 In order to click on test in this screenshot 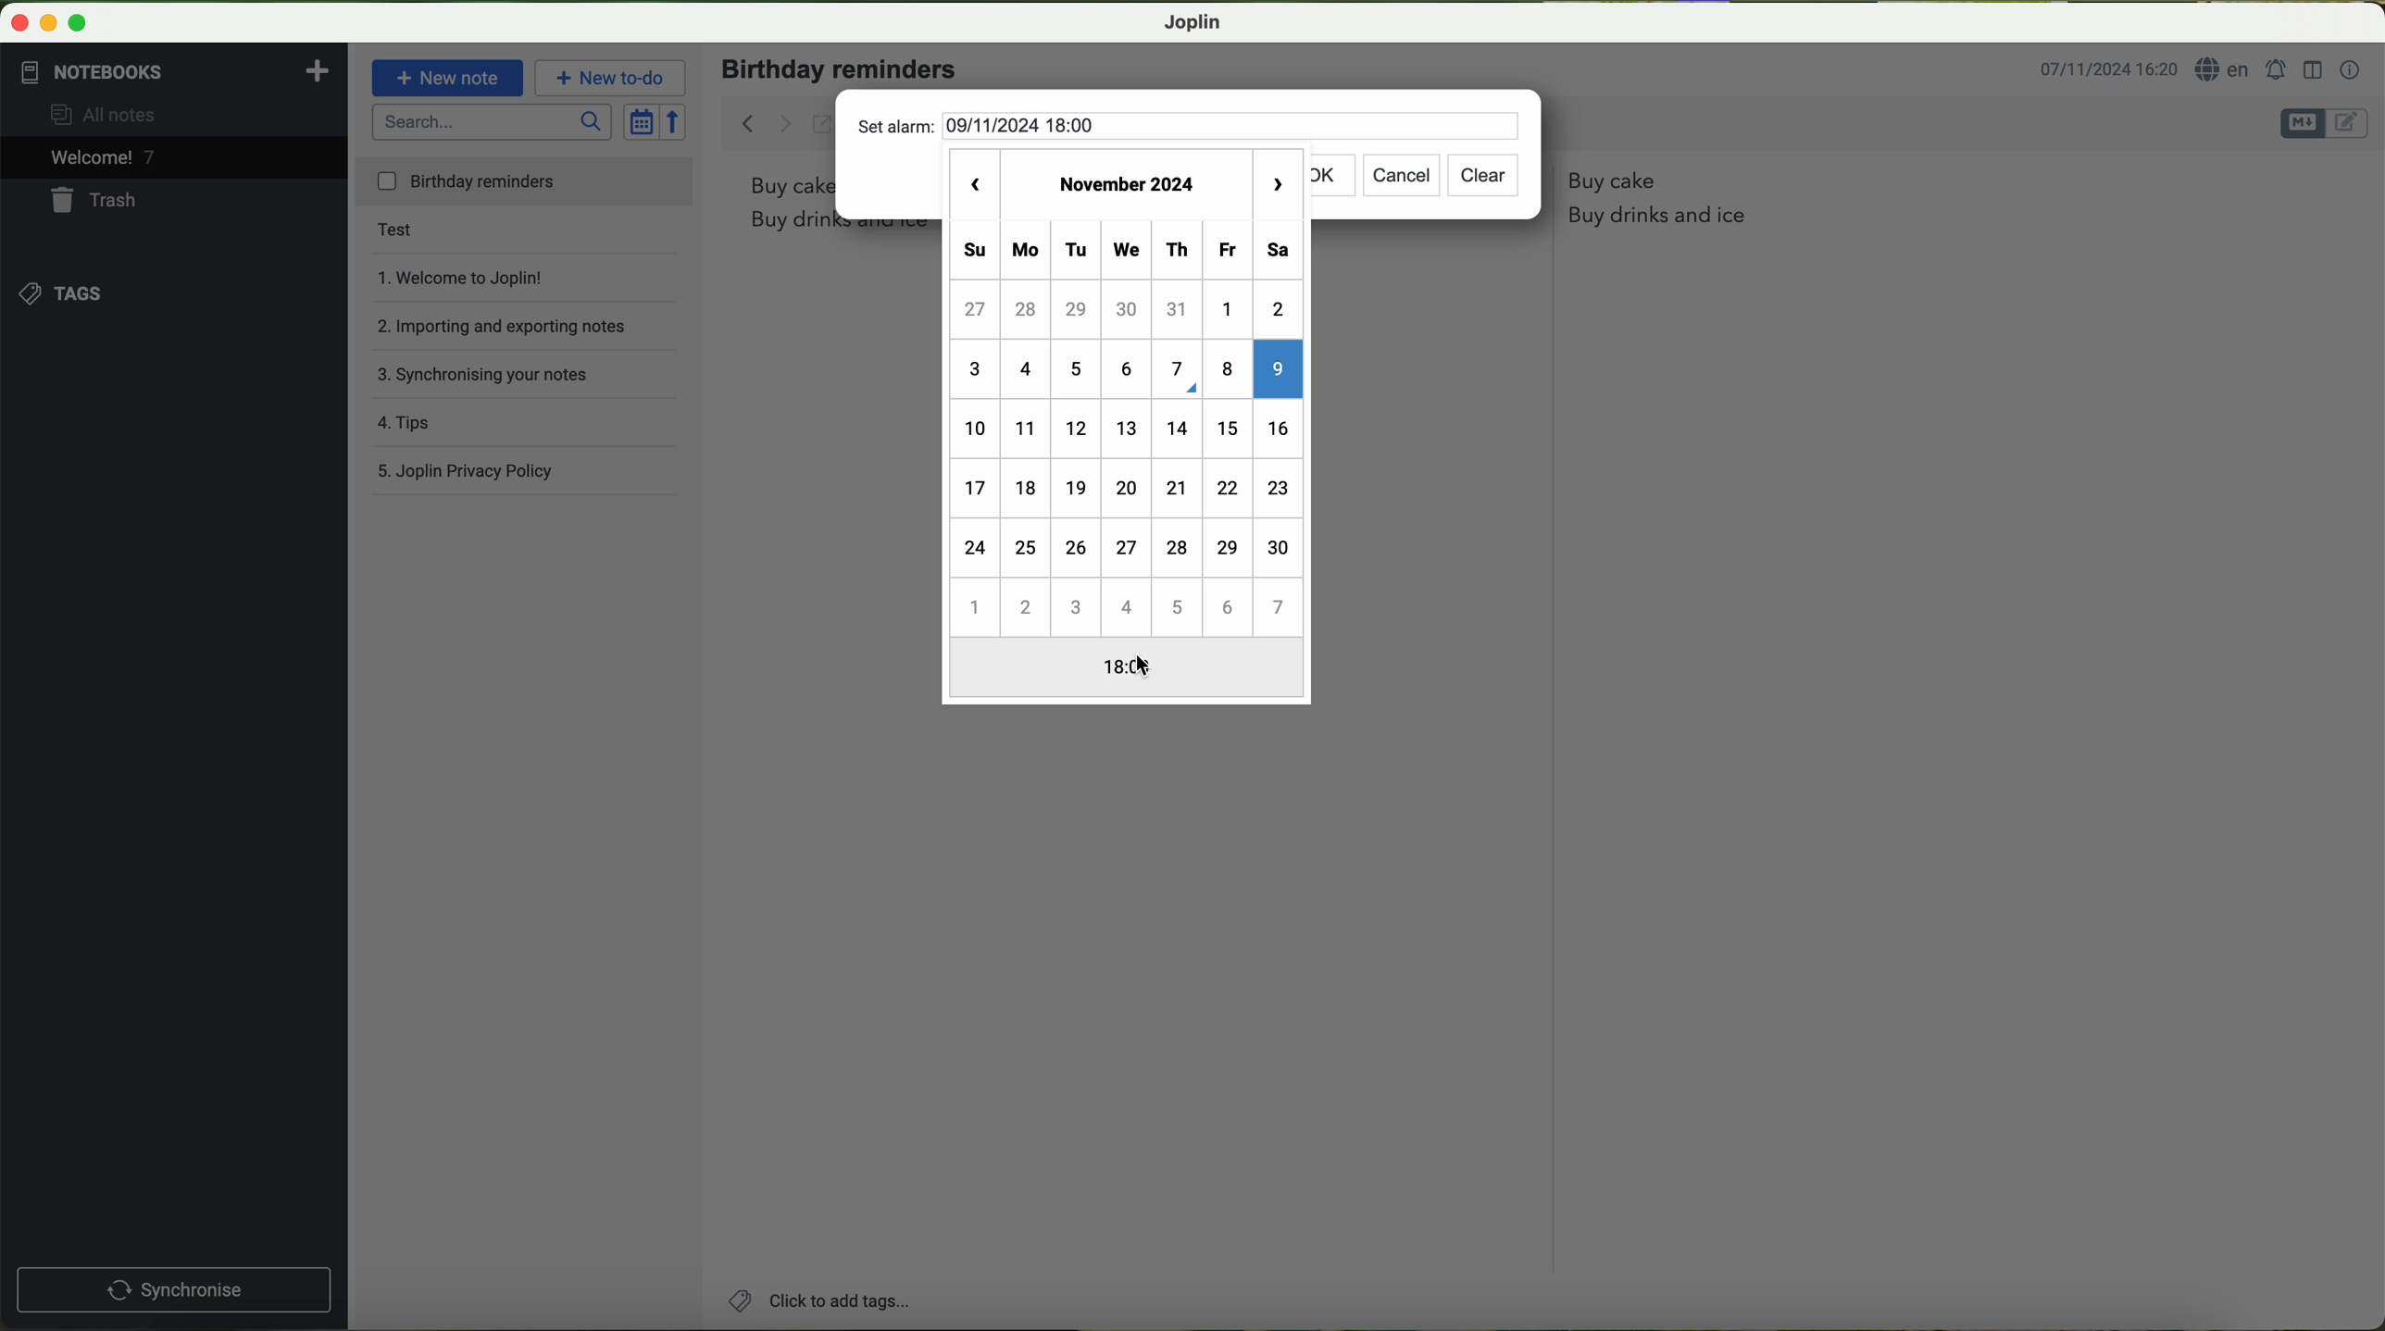, I will do `click(428, 233)`.